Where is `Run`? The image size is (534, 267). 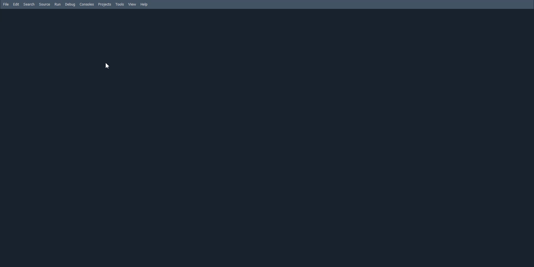 Run is located at coordinates (58, 4).